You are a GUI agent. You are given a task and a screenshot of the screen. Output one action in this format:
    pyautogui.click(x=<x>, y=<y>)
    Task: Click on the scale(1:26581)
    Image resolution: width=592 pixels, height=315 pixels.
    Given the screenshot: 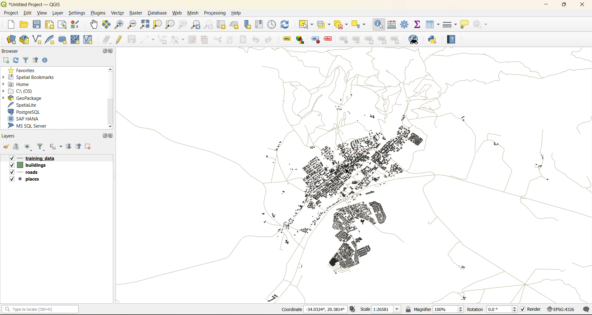 What is the action you would take?
    pyautogui.click(x=381, y=309)
    